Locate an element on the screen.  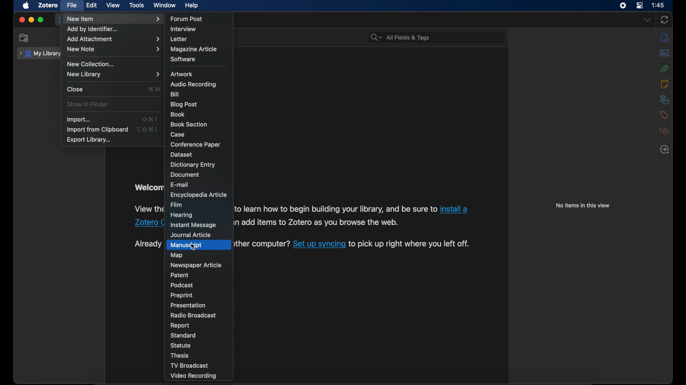
audio recording is located at coordinates (193, 84).